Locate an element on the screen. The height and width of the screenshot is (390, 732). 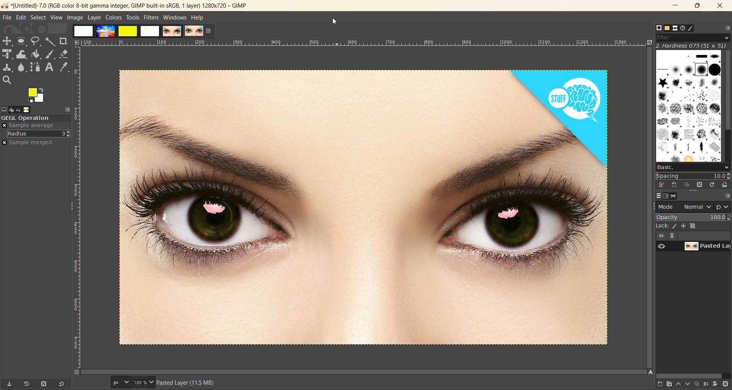
color picker tool is located at coordinates (65, 68).